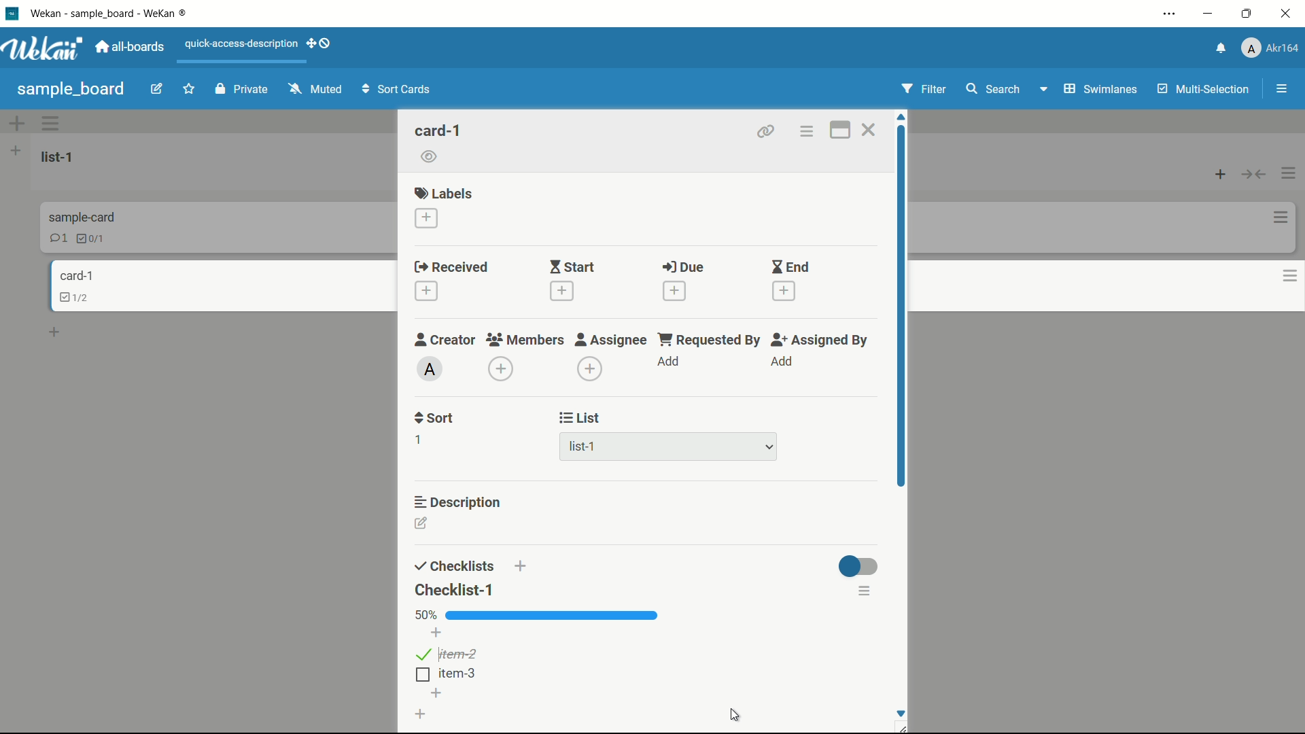  What do you see at coordinates (1285, 279) in the screenshot?
I see `card actions` at bounding box center [1285, 279].